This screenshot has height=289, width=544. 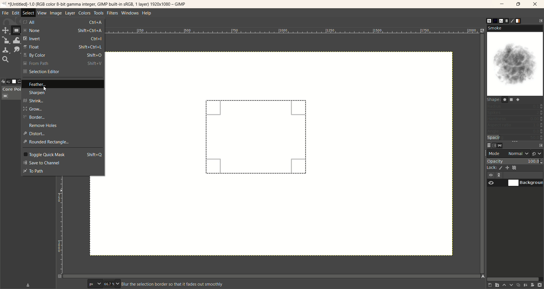 What do you see at coordinates (62, 134) in the screenshot?
I see `distort` at bounding box center [62, 134].